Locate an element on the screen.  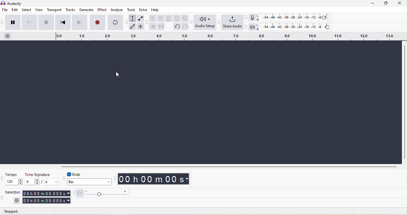
zoom toggle is located at coordinates (186, 18).